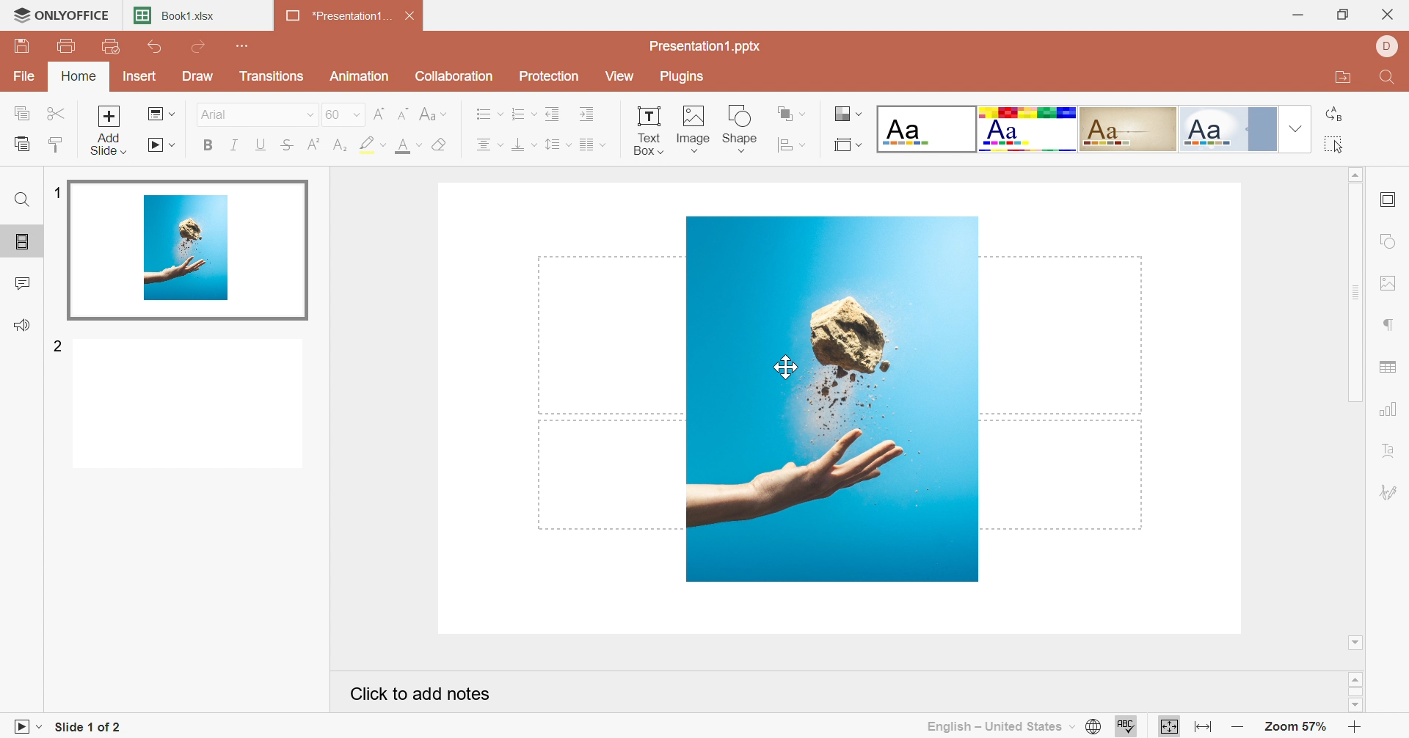  Describe the element at coordinates (21, 202) in the screenshot. I see `Find` at that location.